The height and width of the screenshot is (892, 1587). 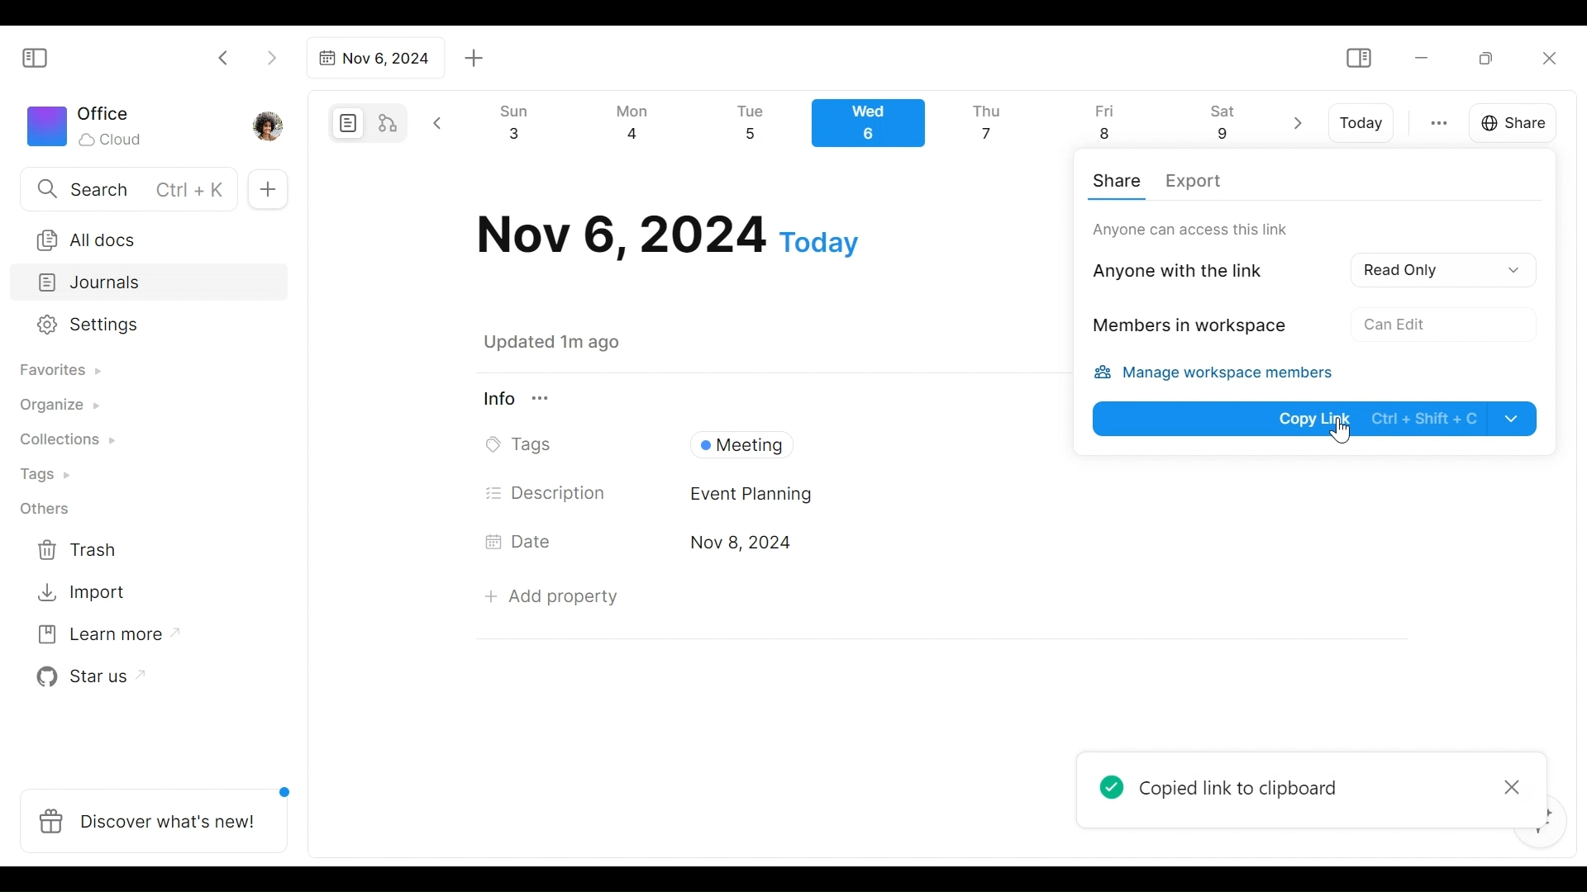 I want to click on Cursor, so click(x=1343, y=434).